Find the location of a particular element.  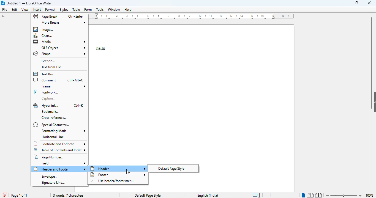

image is located at coordinates (43, 29).